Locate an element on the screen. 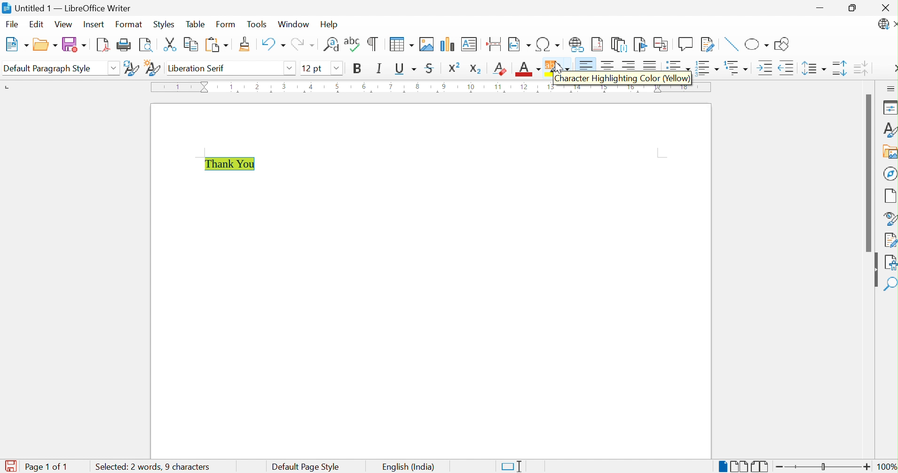 The width and height of the screenshot is (898, 473). Styles is located at coordinates (164, 23).